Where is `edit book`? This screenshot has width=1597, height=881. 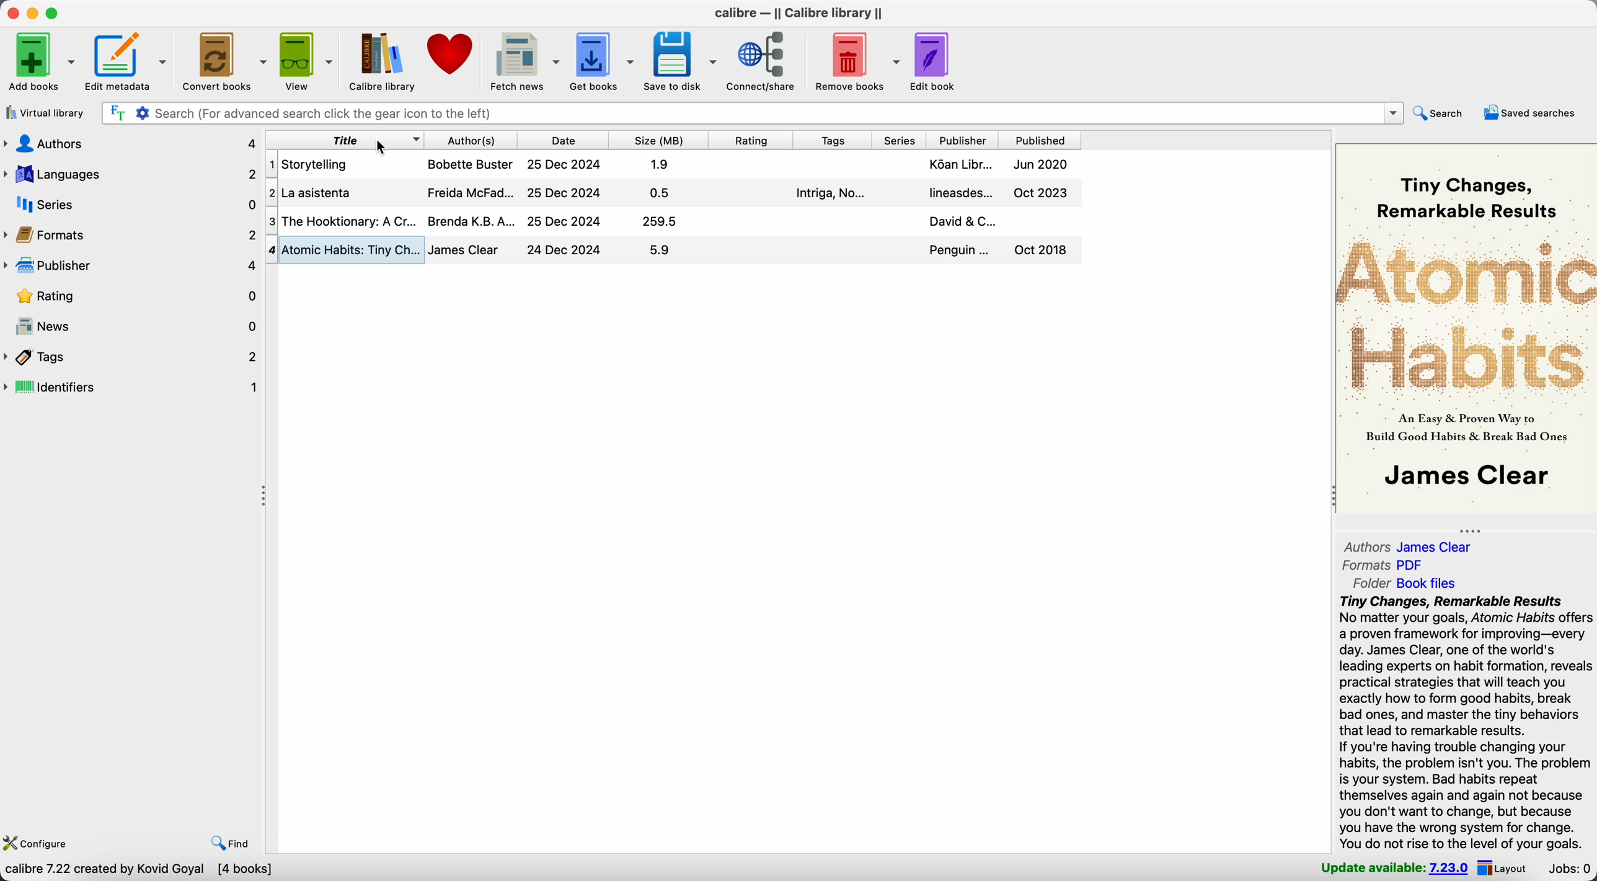 edit book is located at coordinates (937, 62).